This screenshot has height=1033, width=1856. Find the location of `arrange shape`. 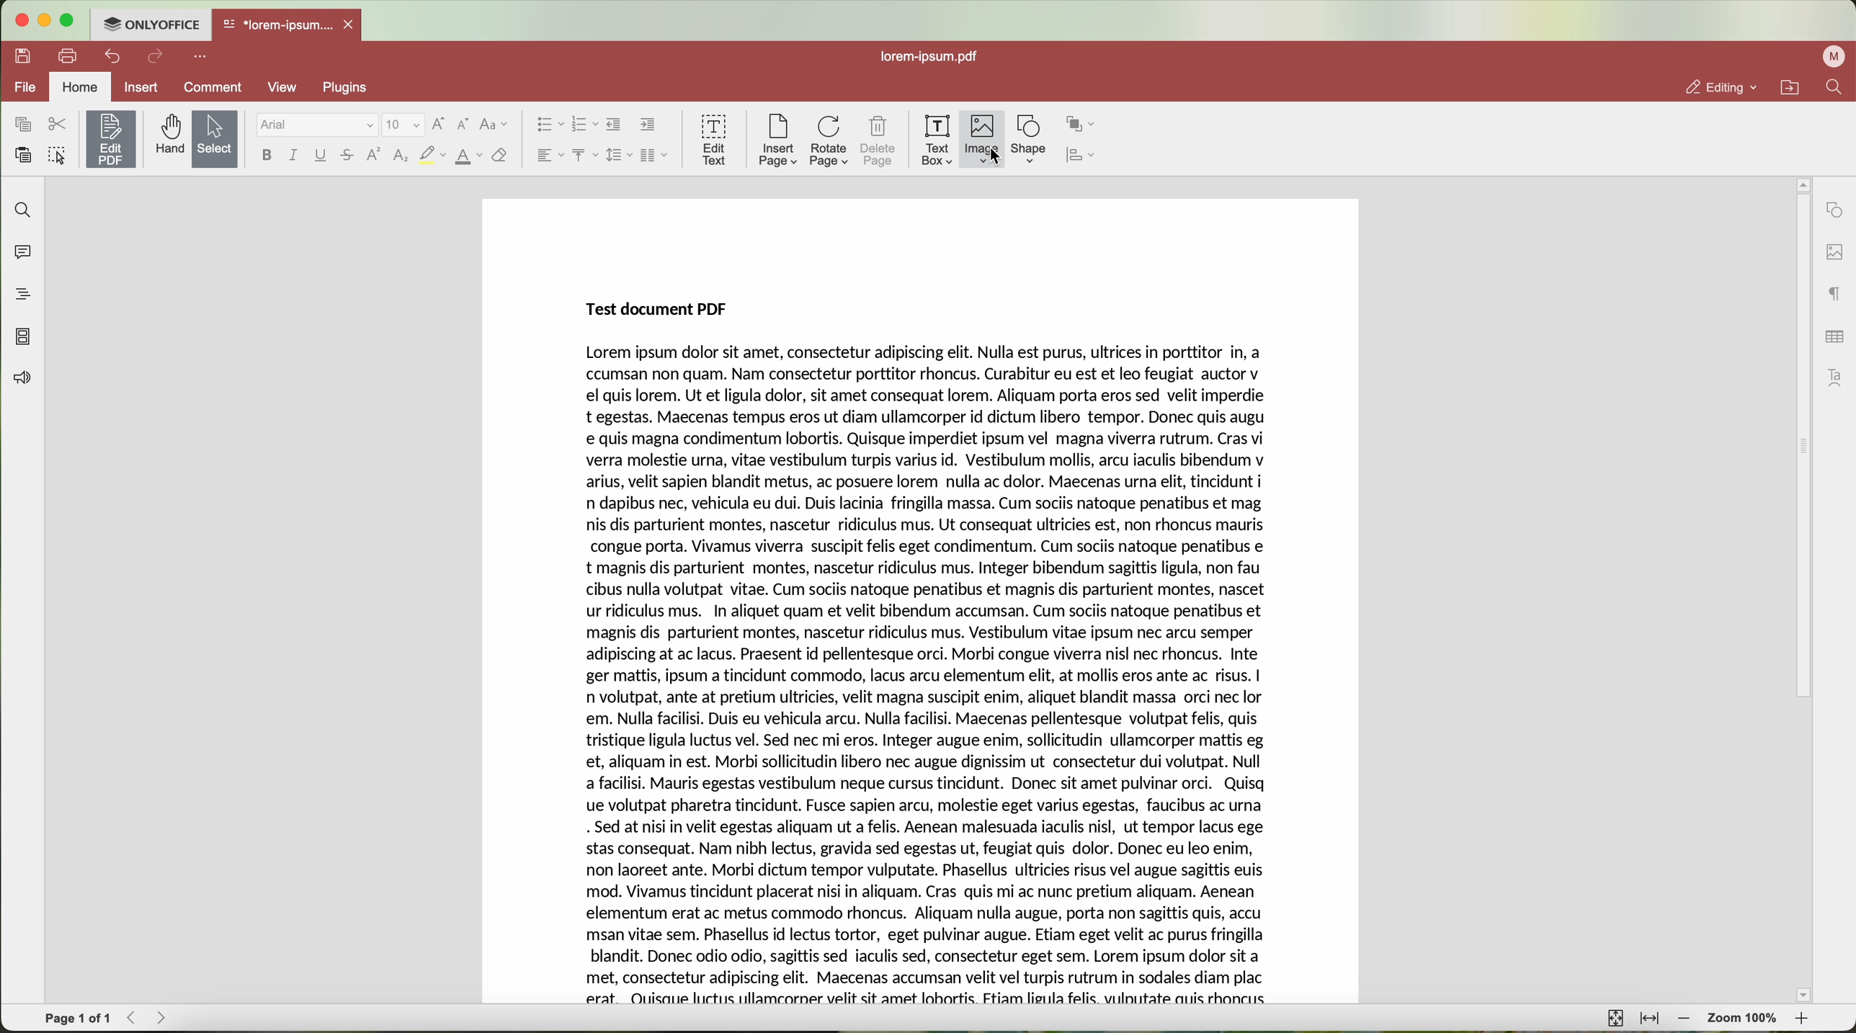

arrange shape is located at coordinates (1081, 125).